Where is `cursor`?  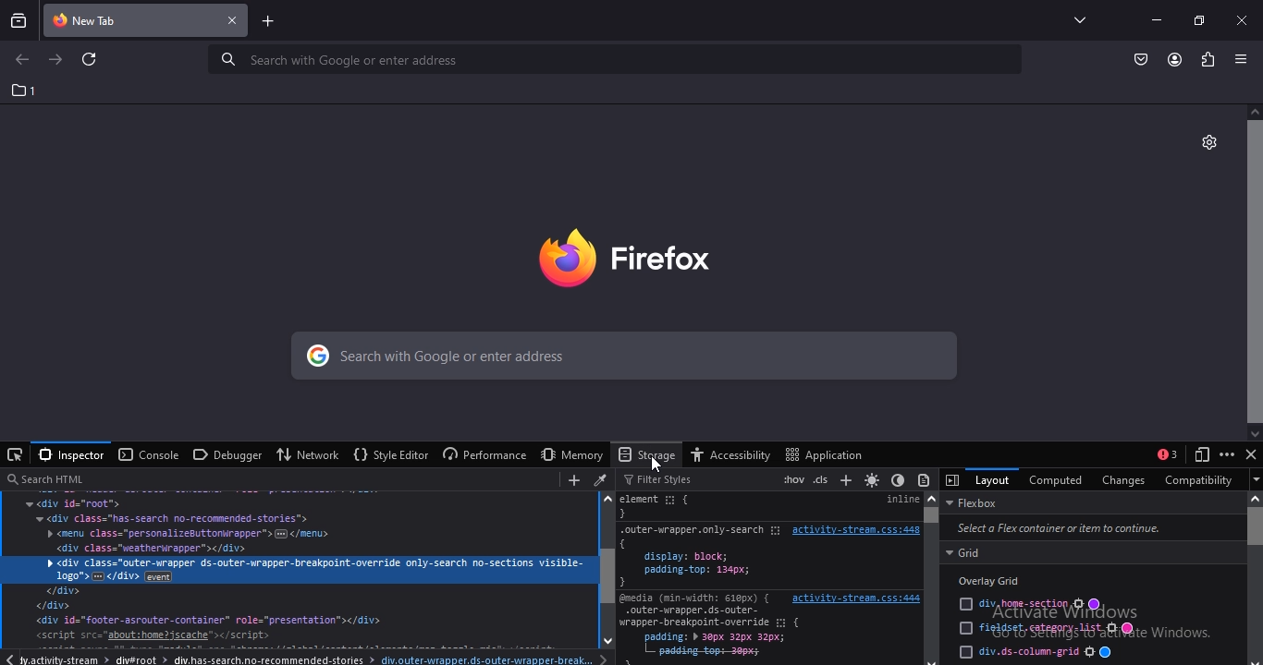 cursor is located at coordinates (657, 464).